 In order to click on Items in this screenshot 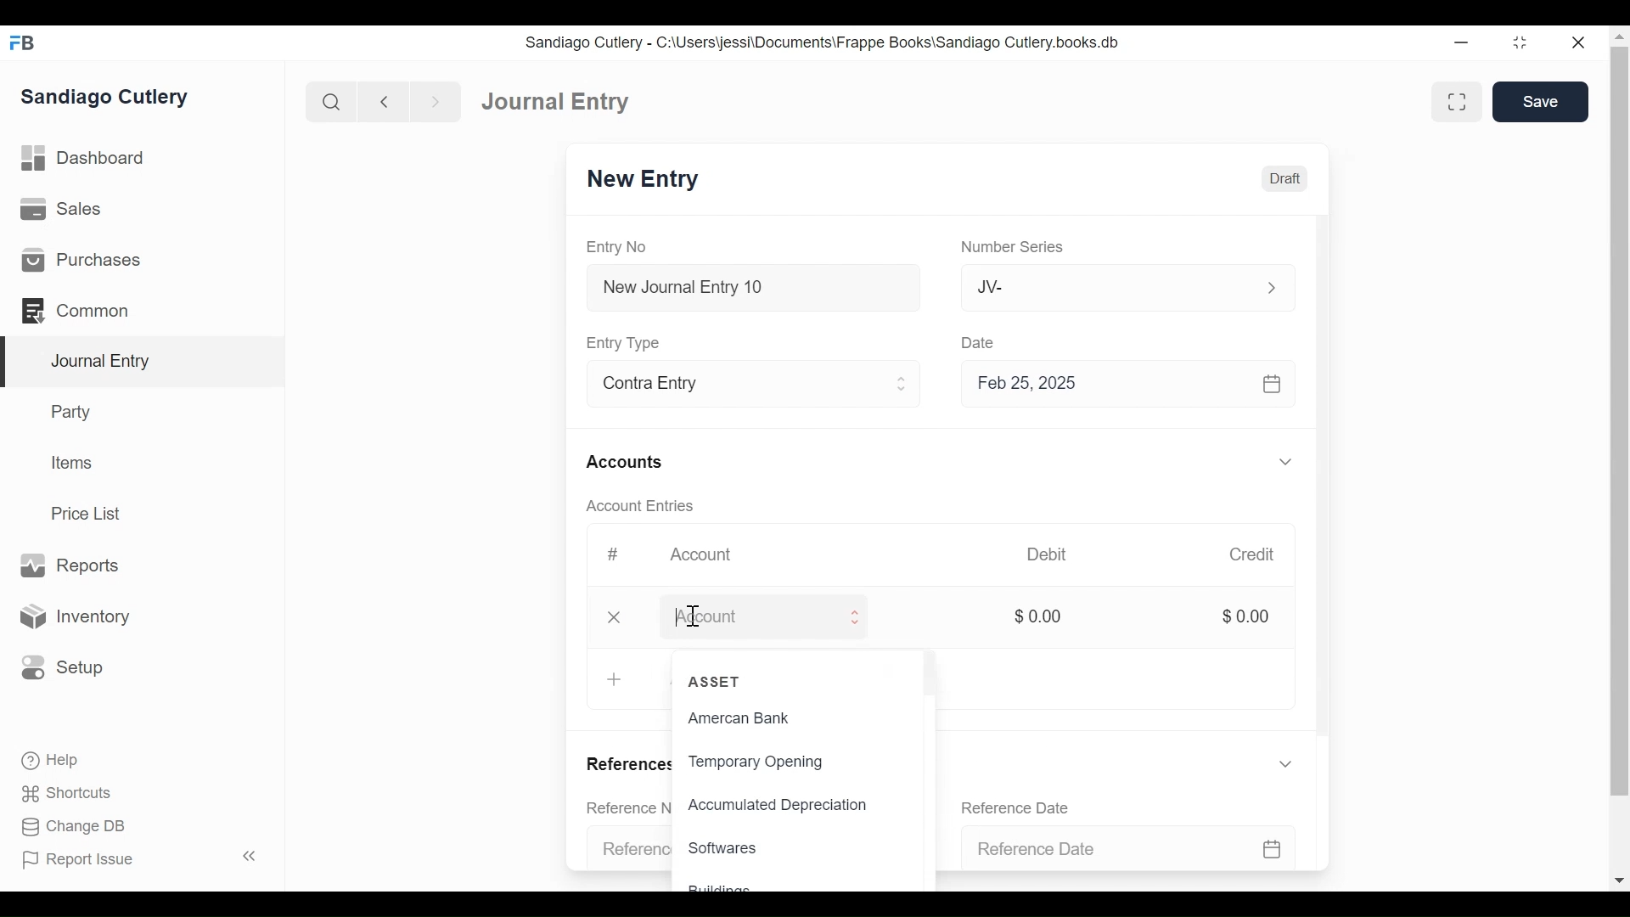, I will do `click(74, 464)`.